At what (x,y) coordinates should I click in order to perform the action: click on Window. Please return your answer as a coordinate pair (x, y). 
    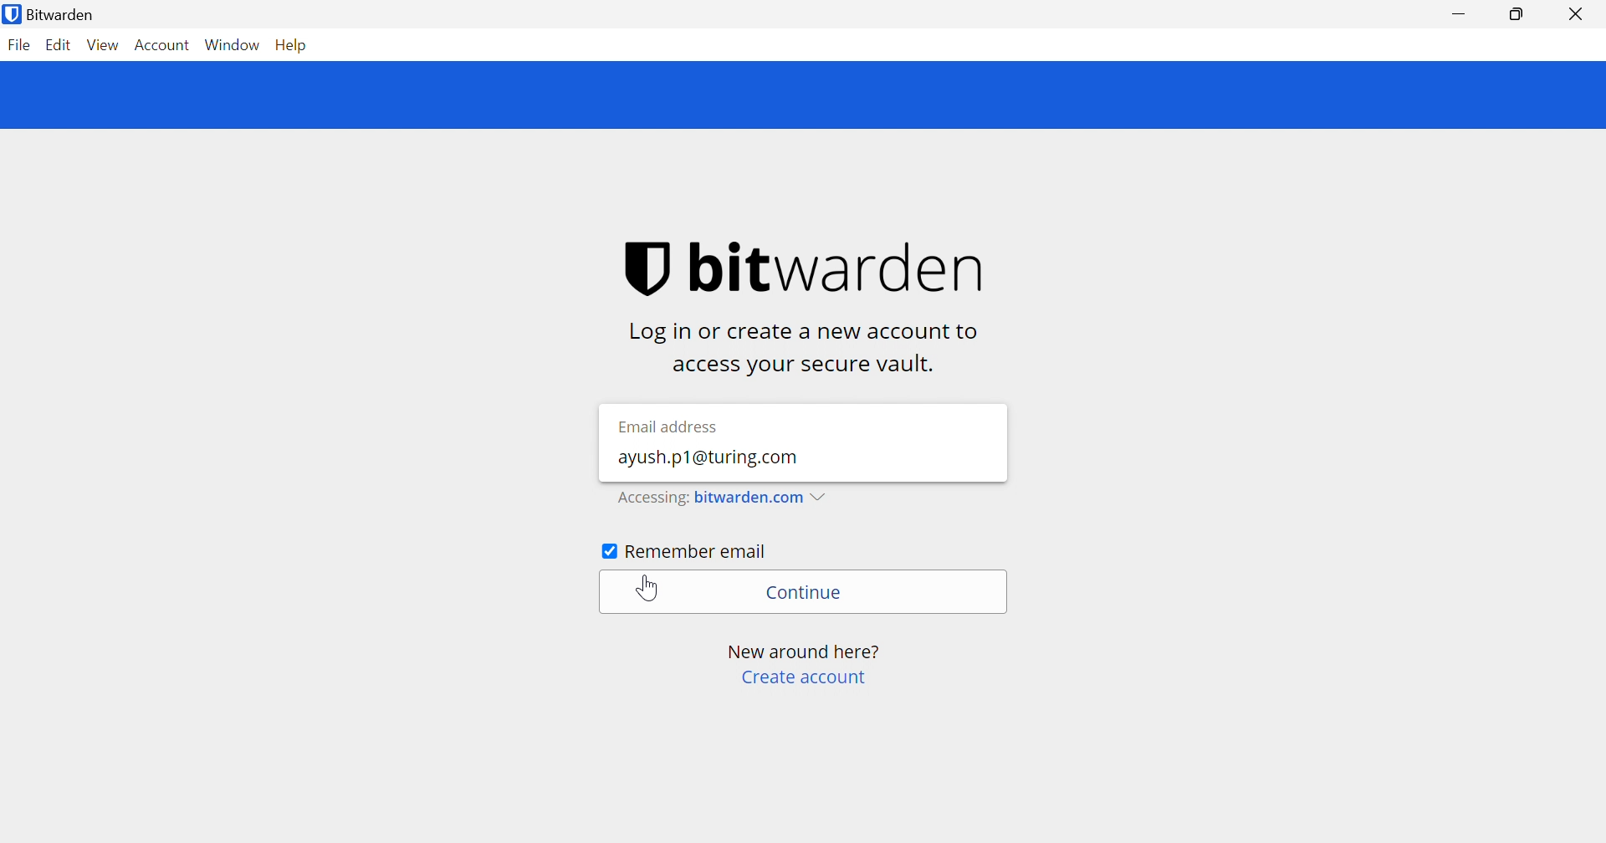
    Looking at the image, I should click on (234, 44).